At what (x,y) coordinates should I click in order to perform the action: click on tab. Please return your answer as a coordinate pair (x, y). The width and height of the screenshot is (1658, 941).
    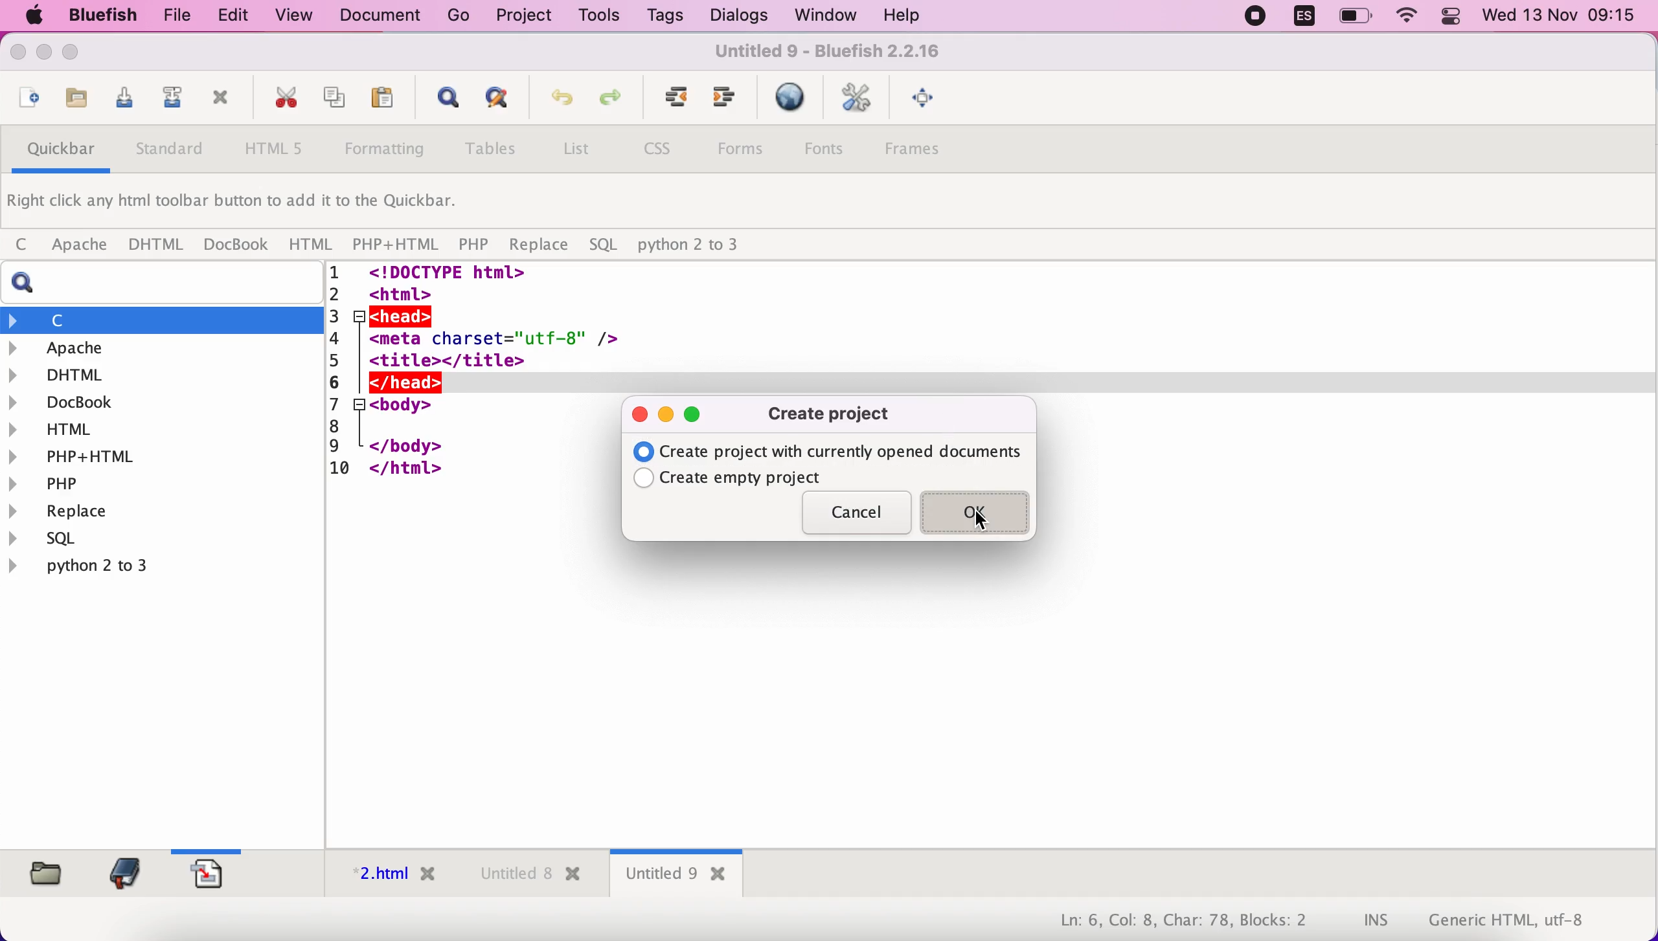
    Looking at the image, I should click on (386, 877).